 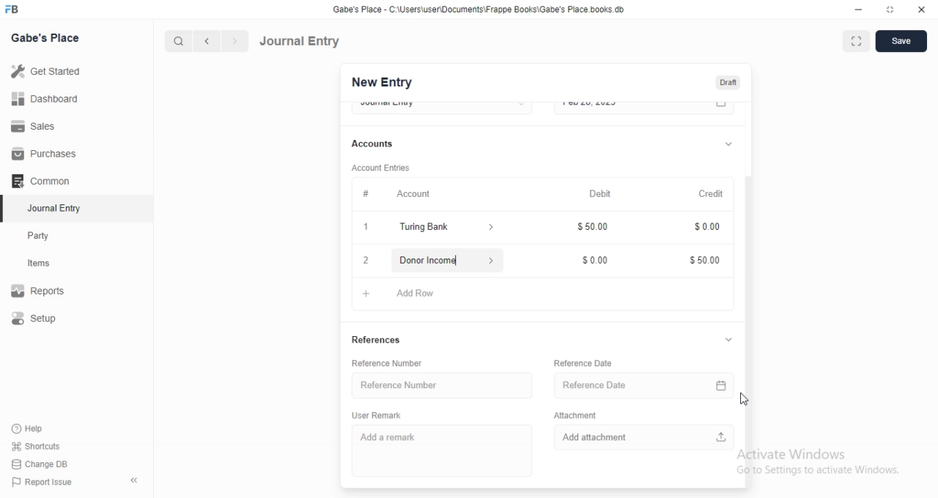 I want to click on Dashboard, so click(x=48, y=98).